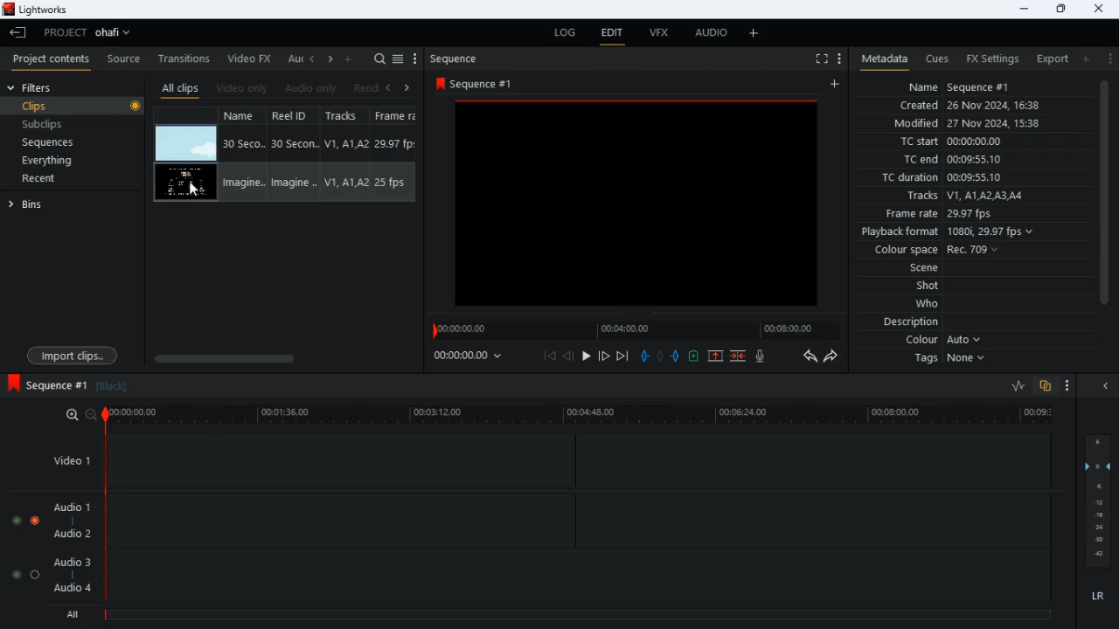  Describe the element at coordinates (573, 614) in the screenshot. I see `timeline` at that location.